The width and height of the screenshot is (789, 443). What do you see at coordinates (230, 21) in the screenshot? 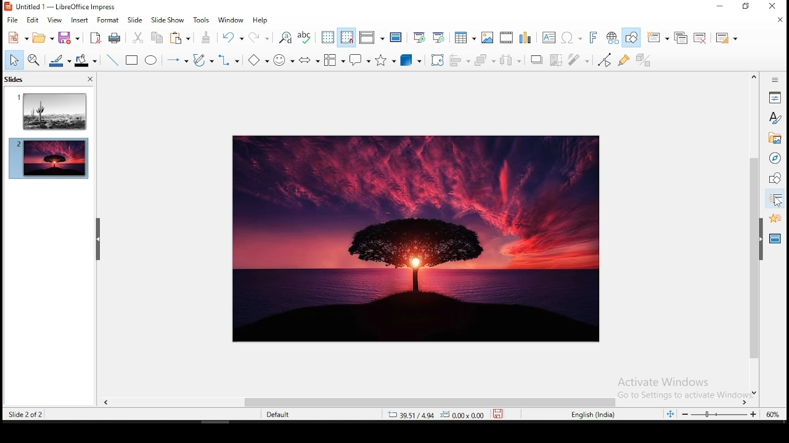
I see `window` at bounding box center [230, 21].